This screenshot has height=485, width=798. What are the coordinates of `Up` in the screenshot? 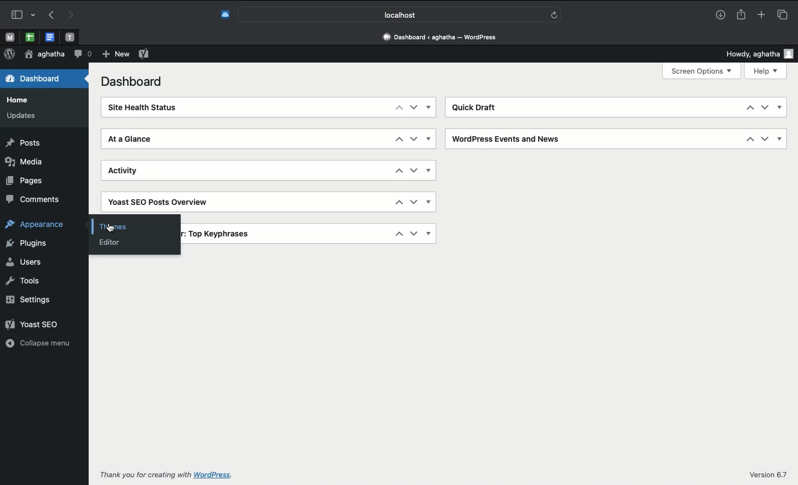 It's located at (398, 107).